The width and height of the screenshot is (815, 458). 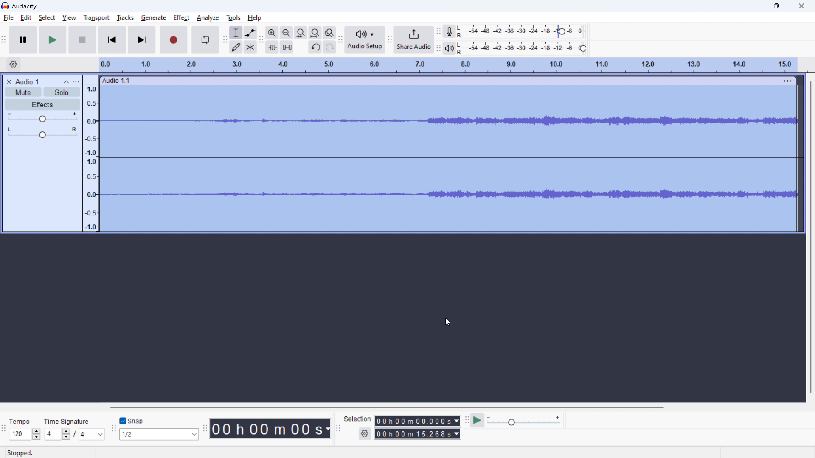 What do you see at coordinates (449, 32) in the screenshot?
I see `recording meter` at bounding box center [449, 32].